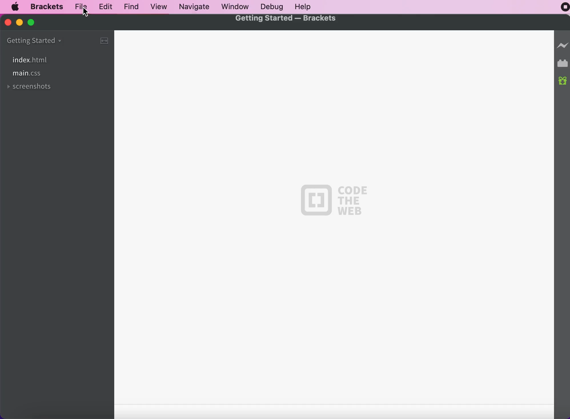  Describe the element at coordinates (561, 9) in the screenshot. I see `recording stopped` at that location.